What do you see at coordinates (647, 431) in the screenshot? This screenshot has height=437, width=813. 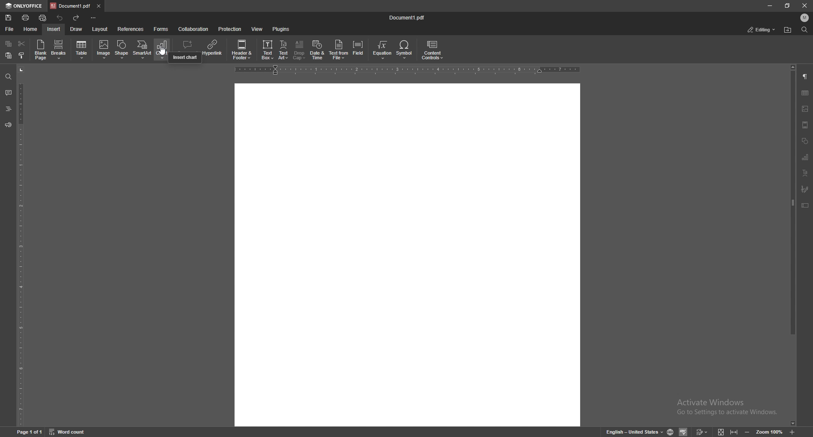 I see `English-United States` at bounding box center [647, 431].